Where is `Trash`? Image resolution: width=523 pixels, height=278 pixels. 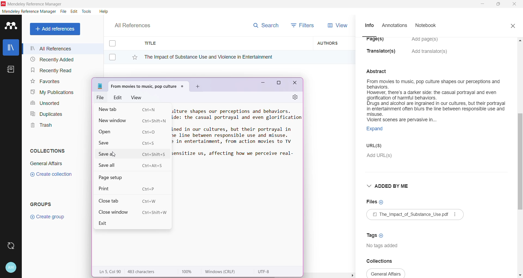 Trash is located at coordinates (40, 126).